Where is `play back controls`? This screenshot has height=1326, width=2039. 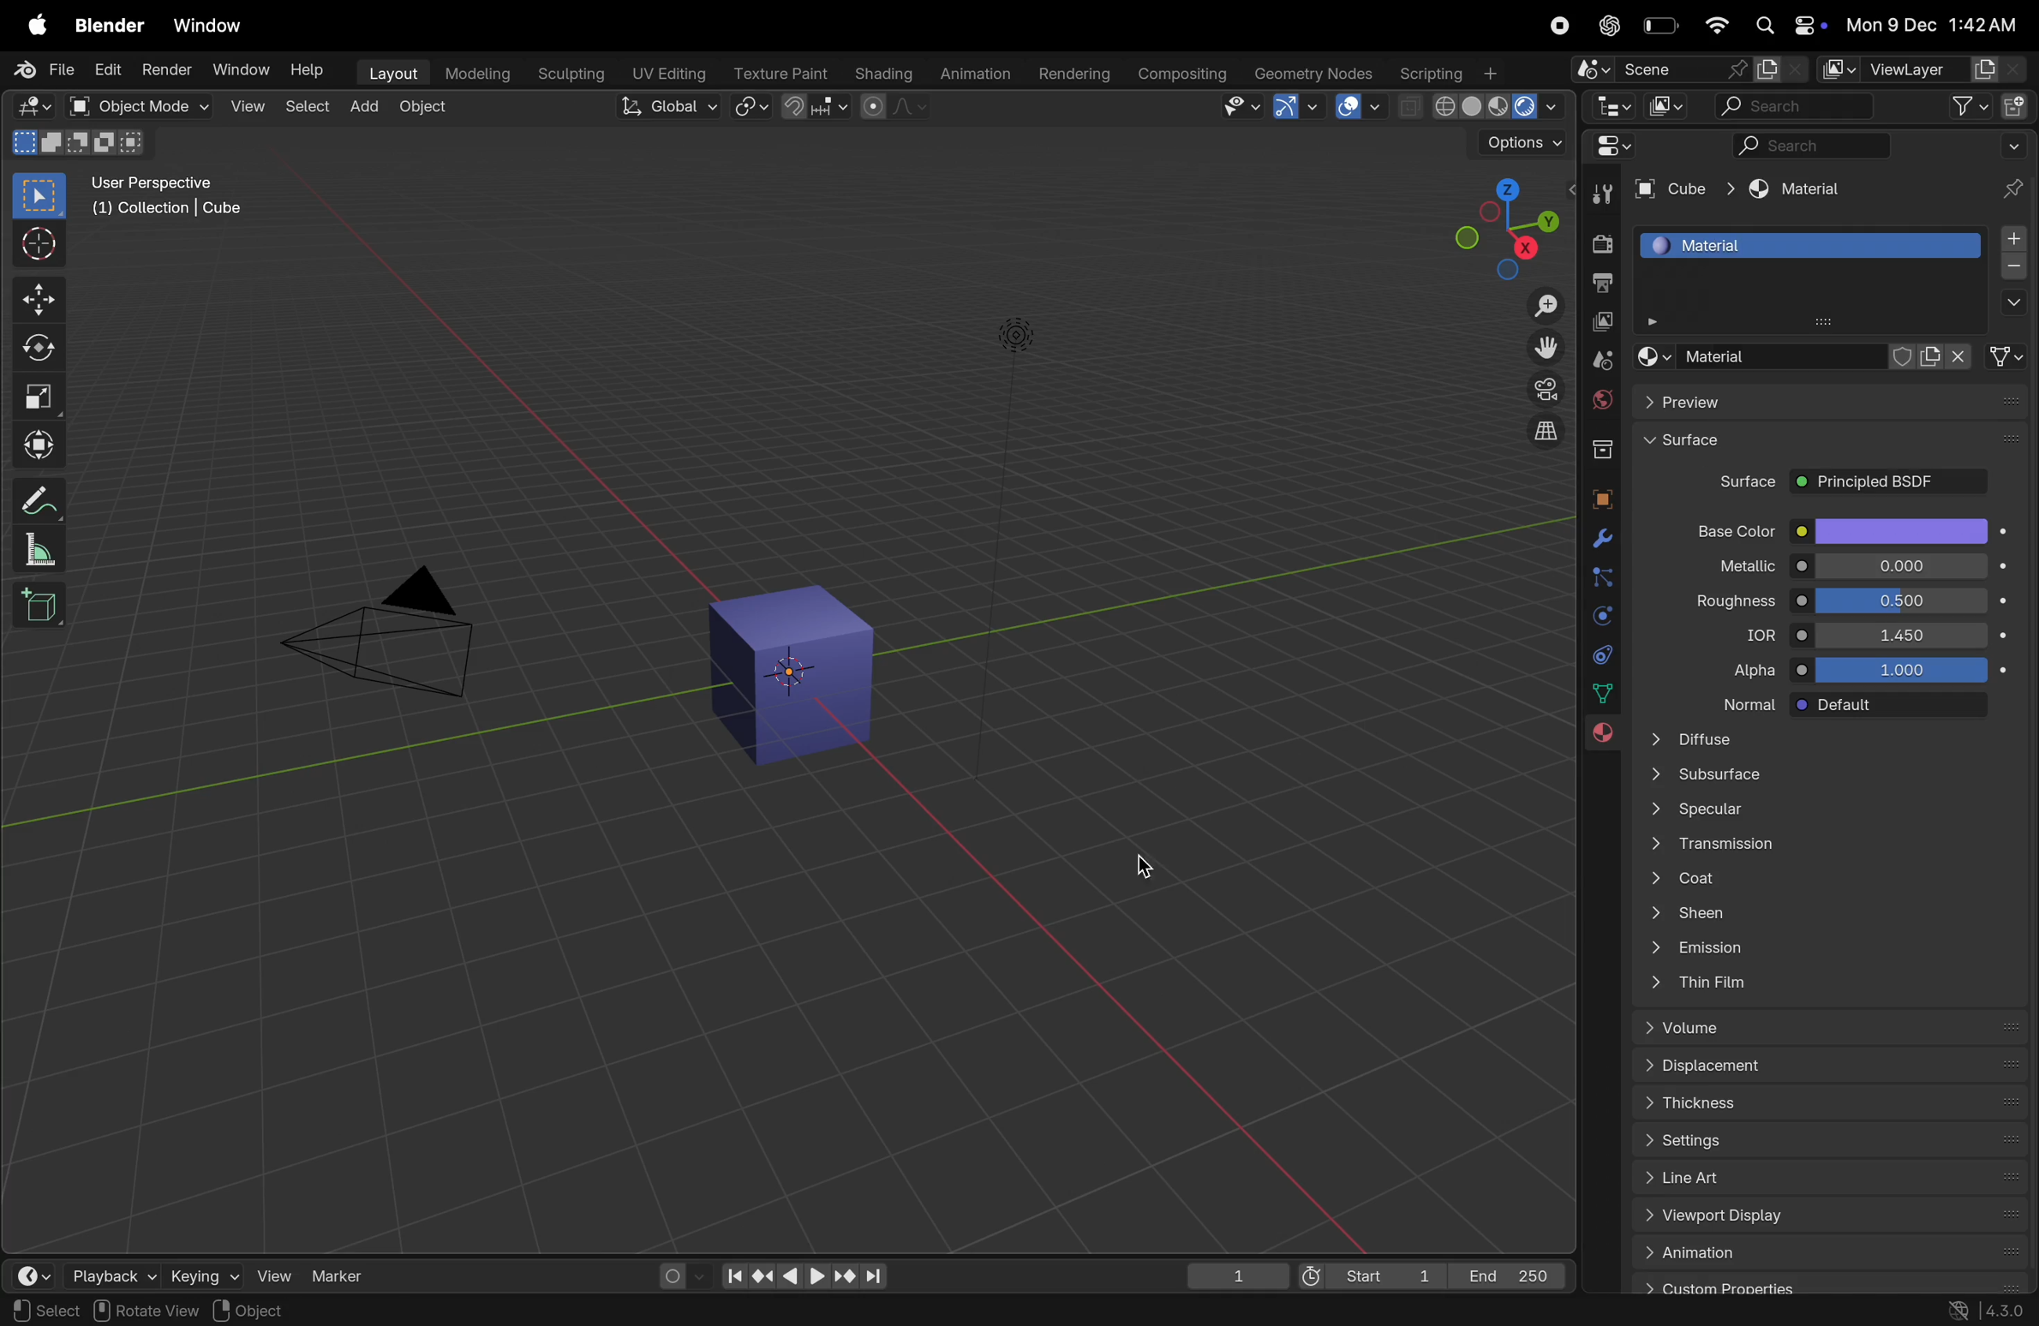
play back controls is located at coordinates (804, 1278).